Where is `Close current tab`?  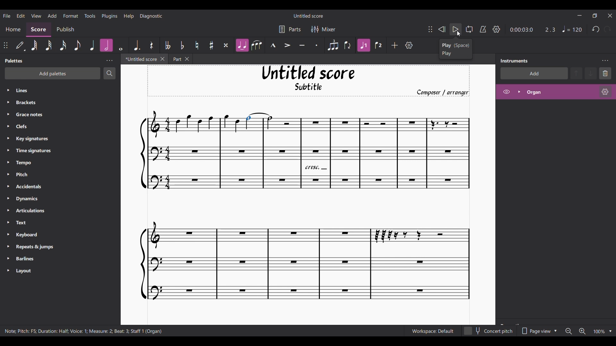 Close current tab is located at coordinates (160, 59).